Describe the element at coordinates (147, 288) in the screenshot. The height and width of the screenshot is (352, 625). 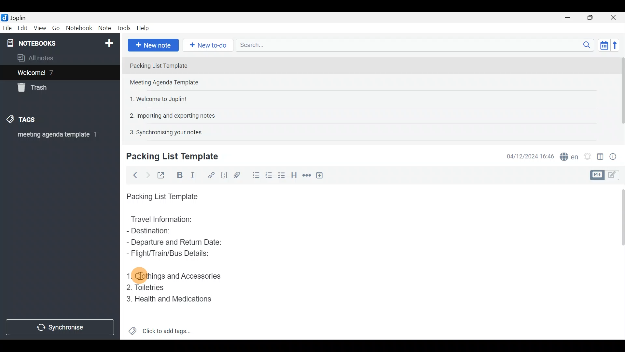
I see `Toiletries` at that location.